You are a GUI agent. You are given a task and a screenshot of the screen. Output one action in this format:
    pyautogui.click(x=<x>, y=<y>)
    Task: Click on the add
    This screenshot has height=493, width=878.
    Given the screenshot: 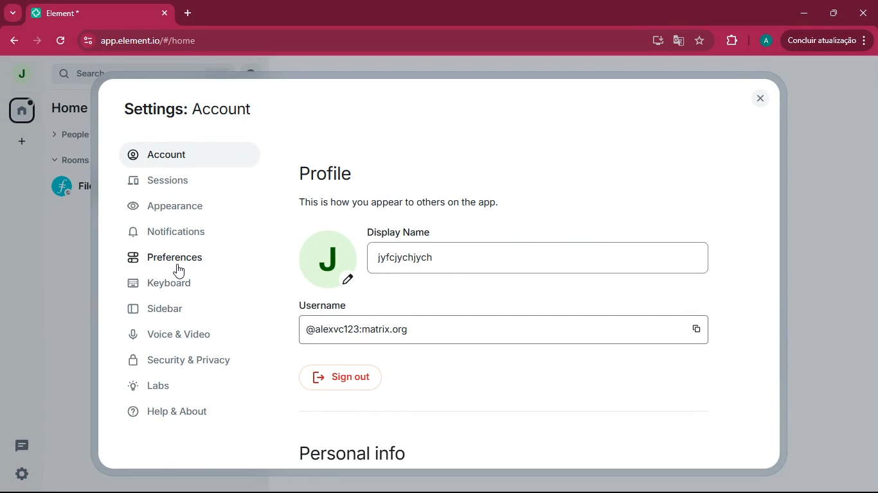 What is the action you would take?
    pyautogui.click(x=24, y=142)
    